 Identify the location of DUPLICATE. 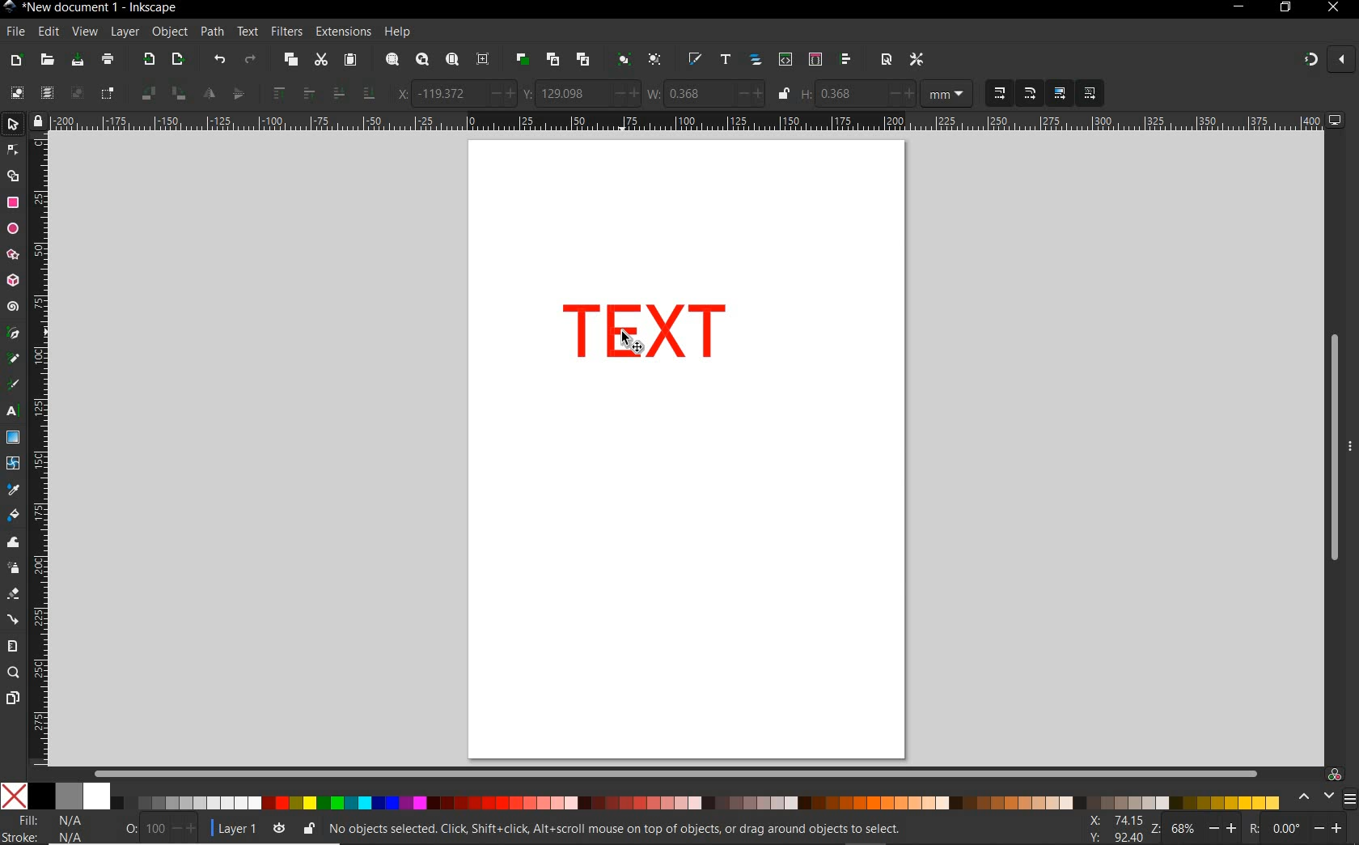
(520, 60).